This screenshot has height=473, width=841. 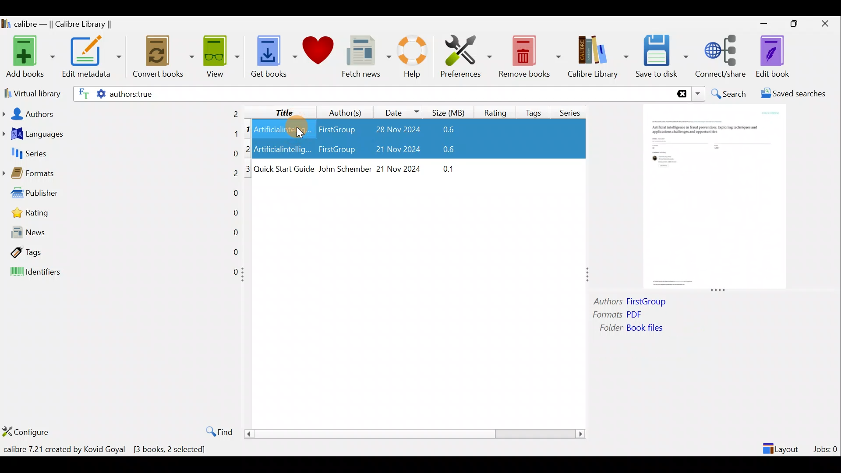 I want to click on Add books, so click(x=29, y=57).